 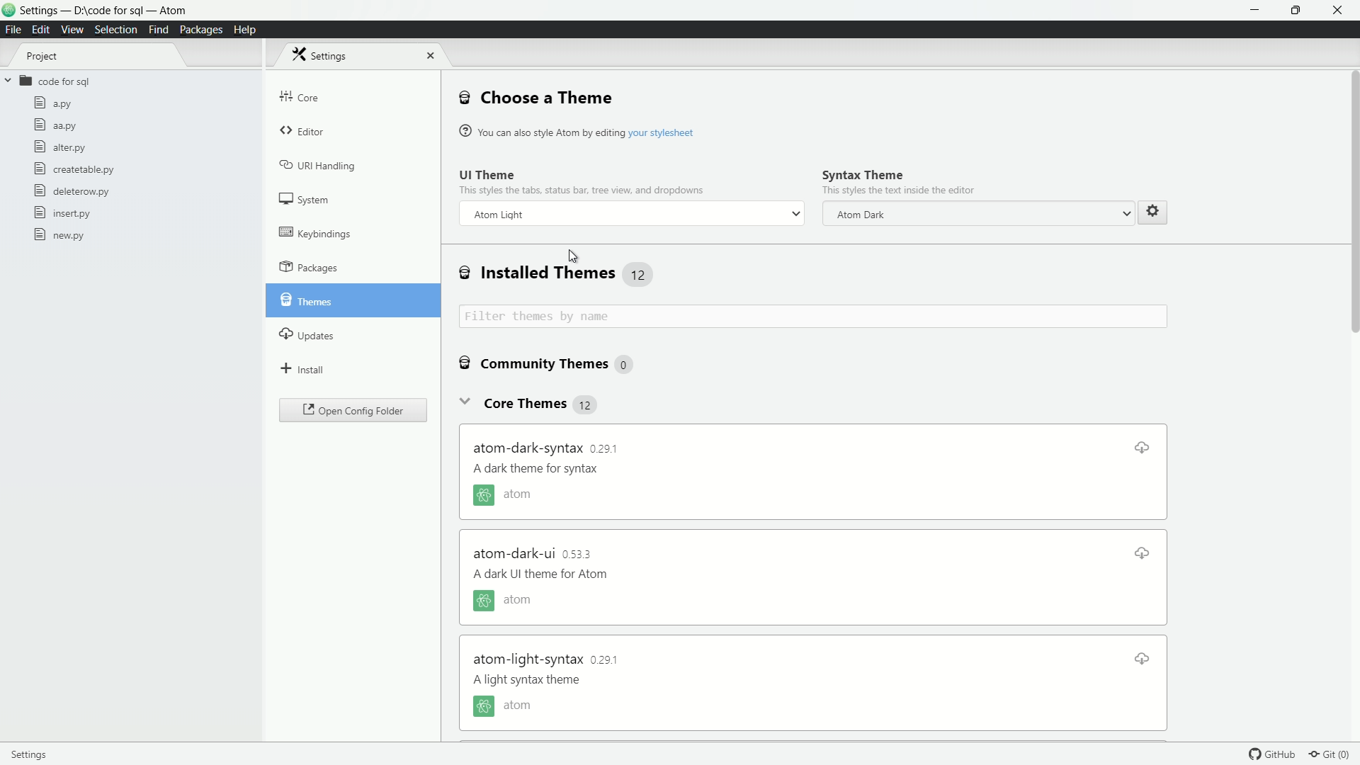 I want to click on aa.py file, so click(x=55, y=125).